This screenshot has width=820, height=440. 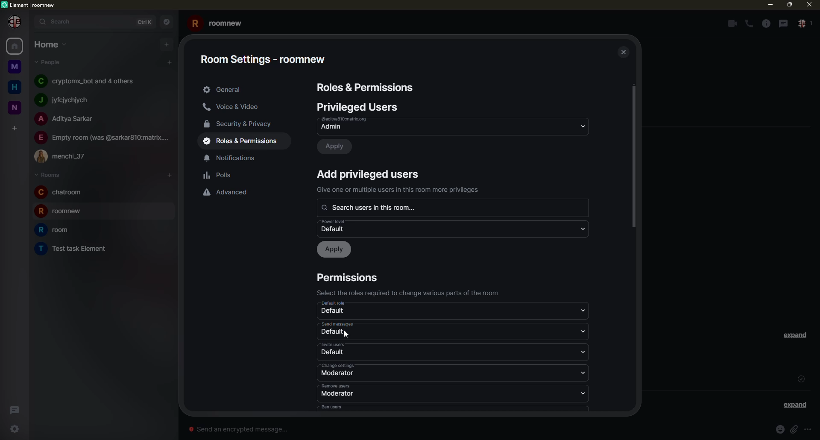 I want to click on sent, so click(x=801, y=378).